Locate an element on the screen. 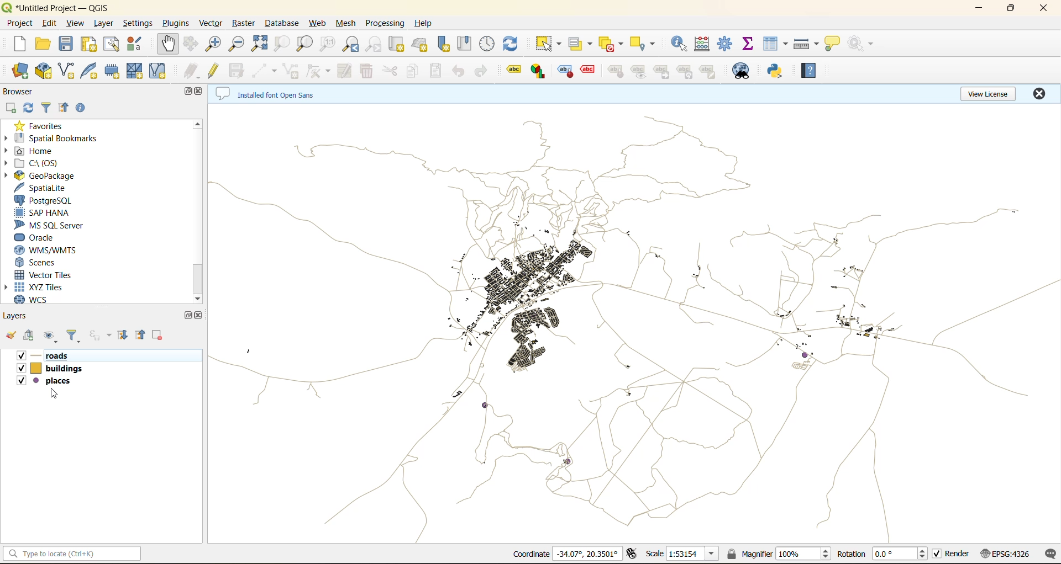  help is located at coordinates (812, 71).